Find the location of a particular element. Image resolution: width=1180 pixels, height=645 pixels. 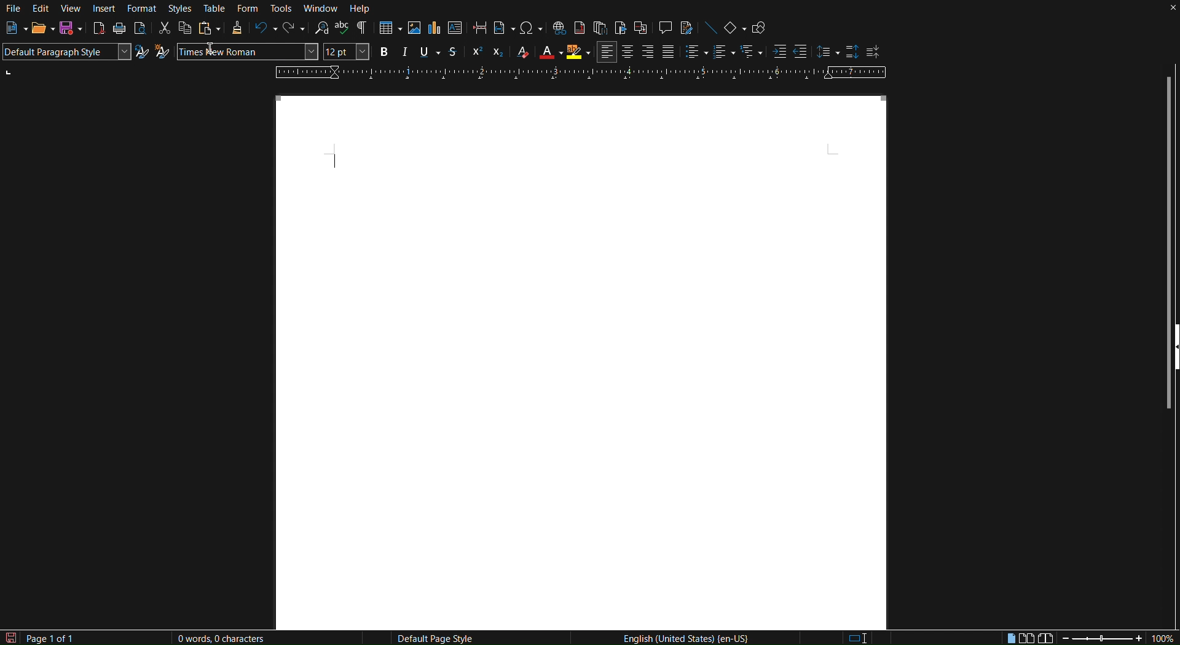

Underline is located at coordinates (429, 52).